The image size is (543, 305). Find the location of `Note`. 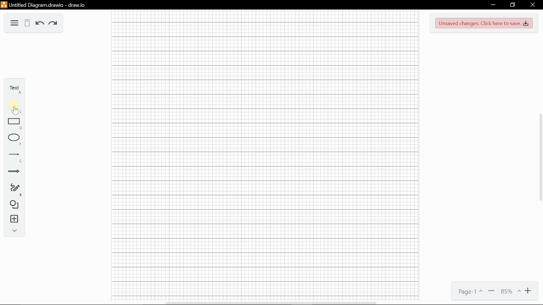

Note is located at coordinates (12, 104).